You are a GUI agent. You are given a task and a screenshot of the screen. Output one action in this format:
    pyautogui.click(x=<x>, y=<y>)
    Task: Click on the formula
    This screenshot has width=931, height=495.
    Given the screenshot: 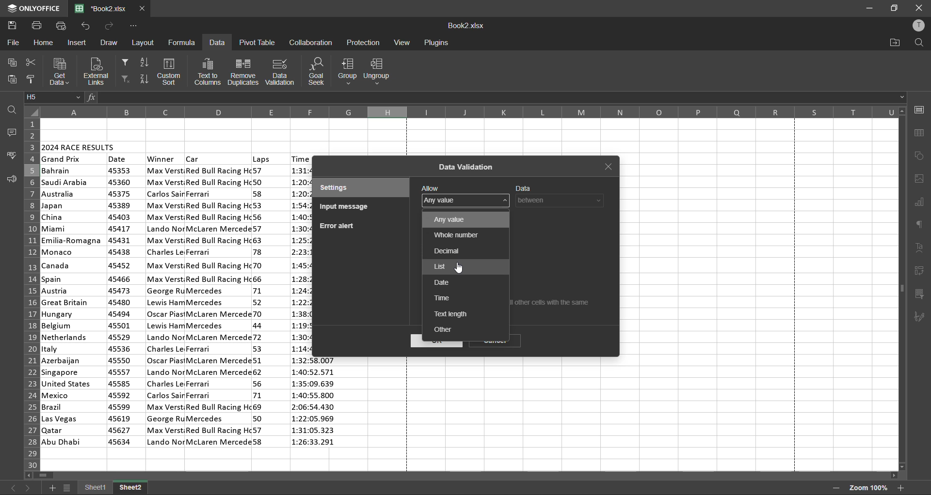 What is the action you would take?
    pyautogui.click(x=183, y=42)
    